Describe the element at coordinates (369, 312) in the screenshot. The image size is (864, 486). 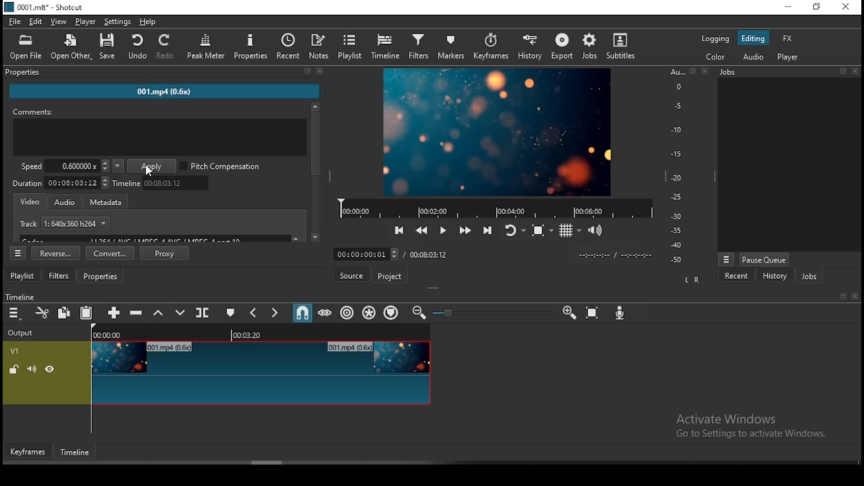
I see `ripple all tracks` at that location.